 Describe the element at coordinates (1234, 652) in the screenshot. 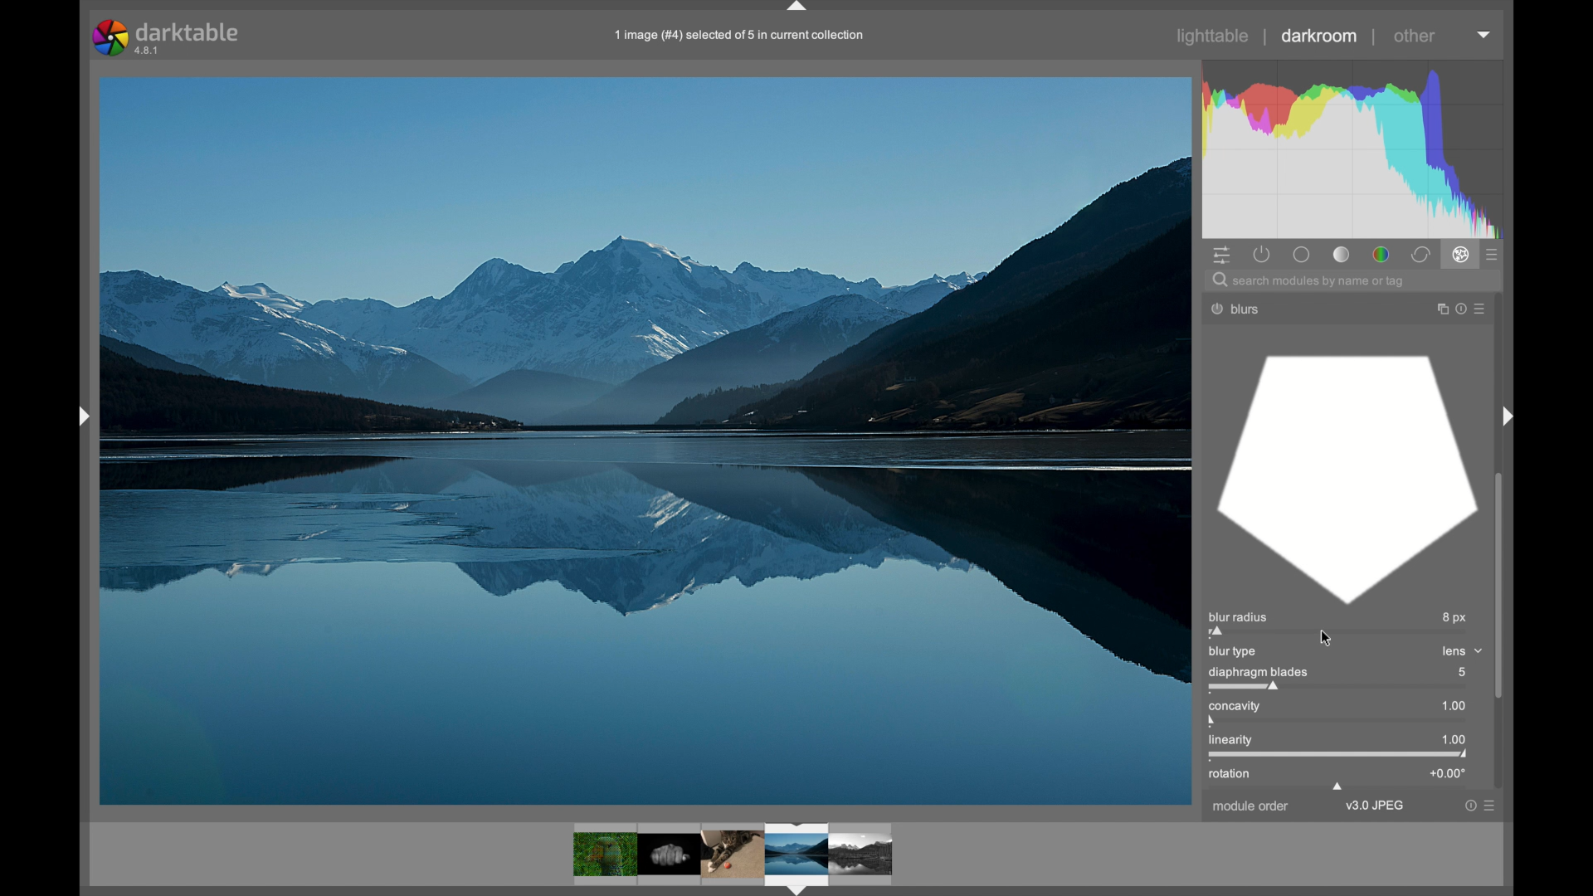

I see `blur  type` at that location.